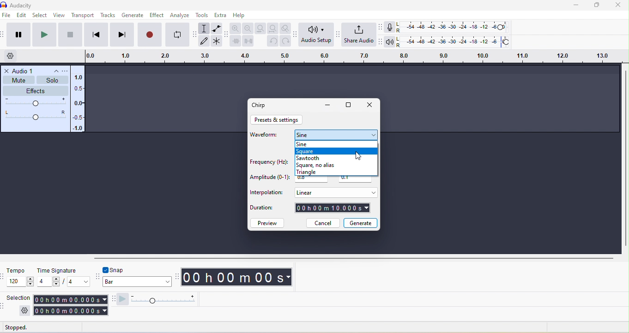 This screenshot has width=629, height=333. Describe the element at coordinates (181, 15) in the screenshot. I see `analyze` at that location.